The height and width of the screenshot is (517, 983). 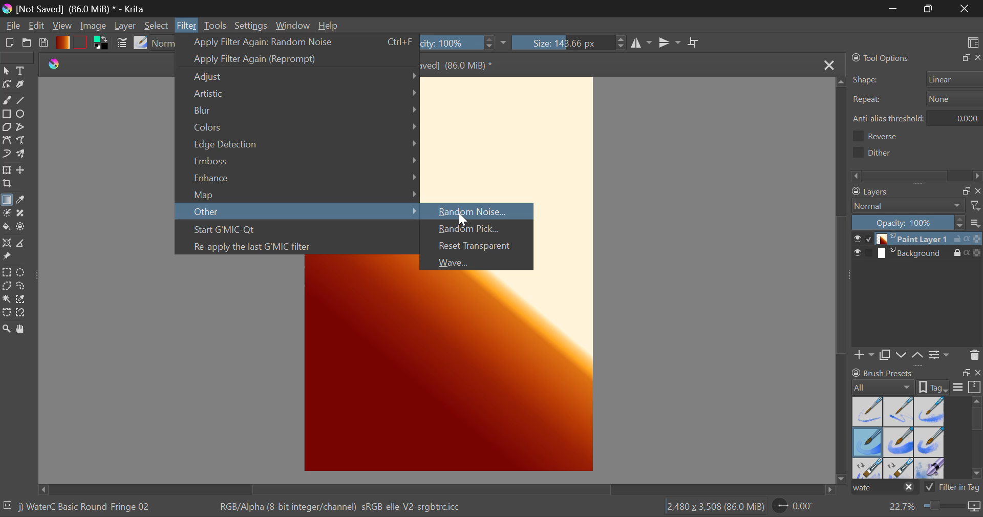 I want to click on Anti-alias threshhold:, so click(x=889, y=118).